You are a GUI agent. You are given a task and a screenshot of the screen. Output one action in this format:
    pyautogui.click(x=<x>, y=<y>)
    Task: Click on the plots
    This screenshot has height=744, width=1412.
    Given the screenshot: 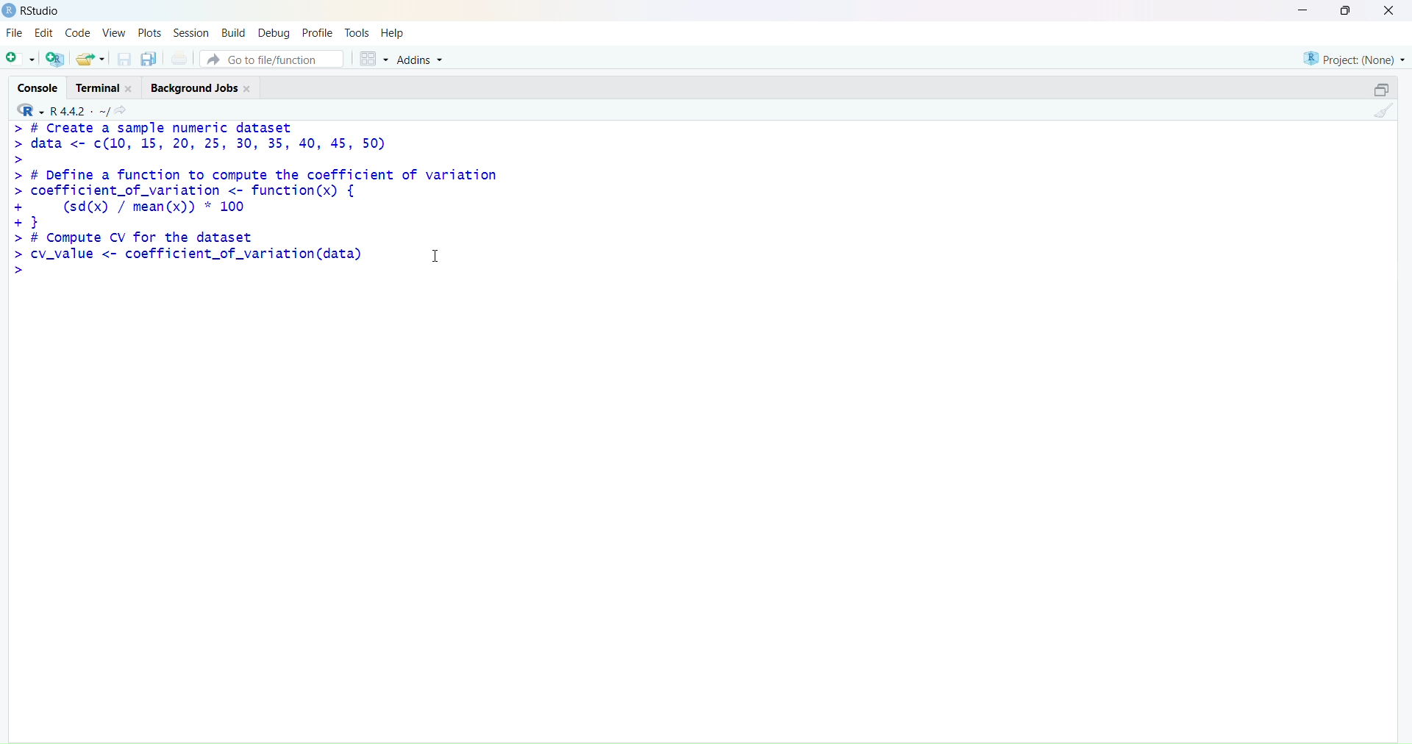 What is the action you would take?
    pyautogui.click(x=150, y=32)
    